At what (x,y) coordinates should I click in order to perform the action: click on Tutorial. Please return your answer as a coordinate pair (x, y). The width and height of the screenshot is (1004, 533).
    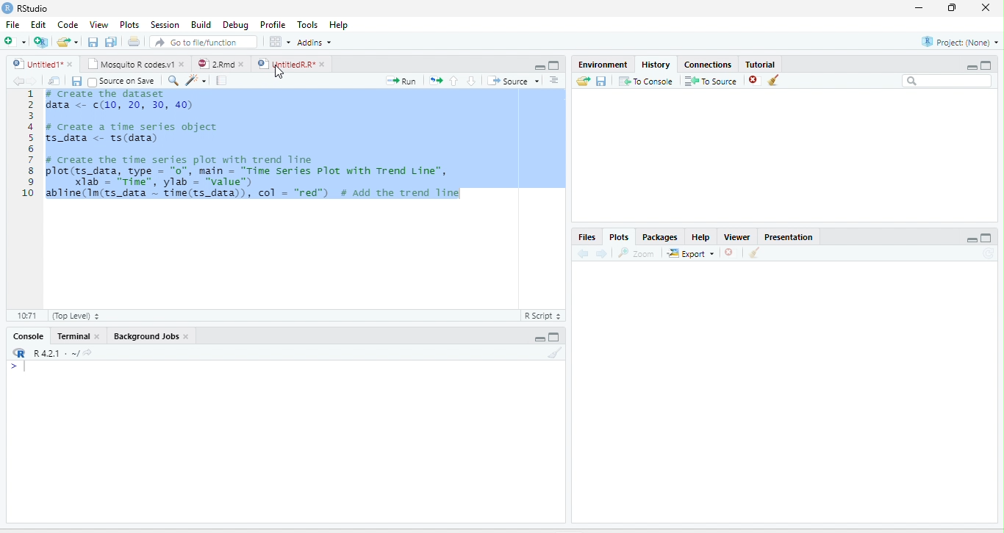
    Looking at the image, I should click on (761, 64).